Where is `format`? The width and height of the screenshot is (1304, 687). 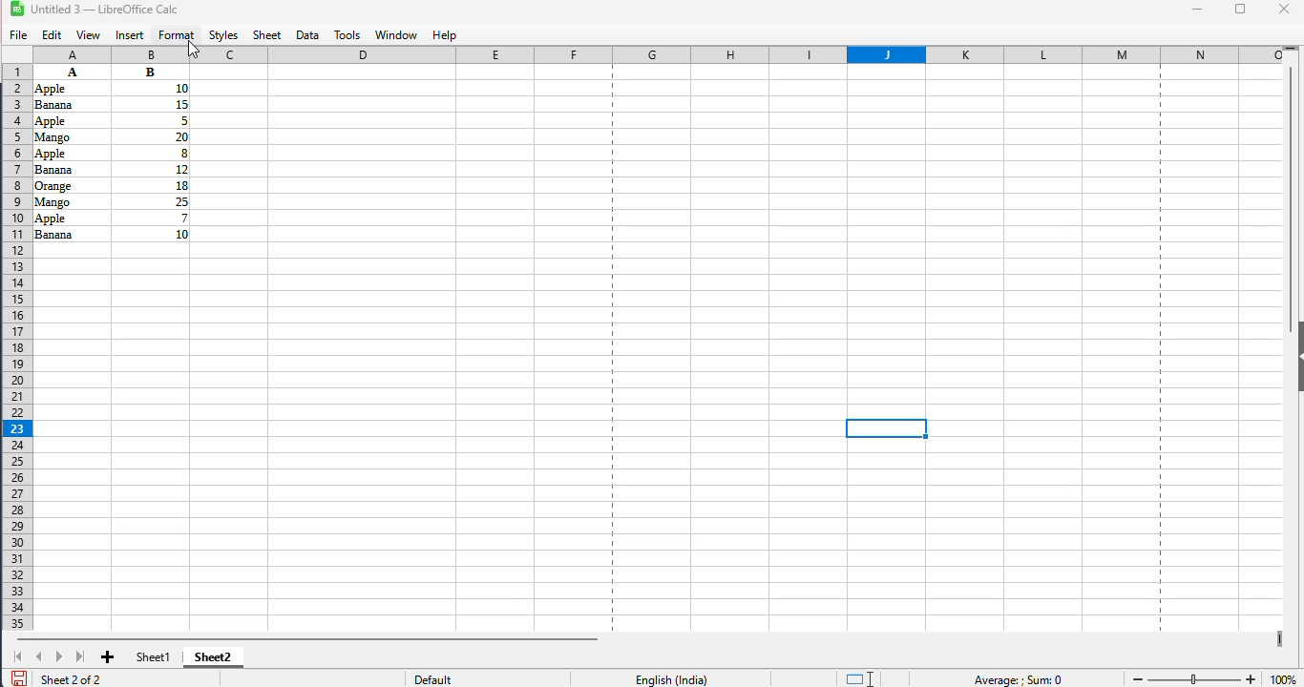 format is located at coordinates (177, 35).